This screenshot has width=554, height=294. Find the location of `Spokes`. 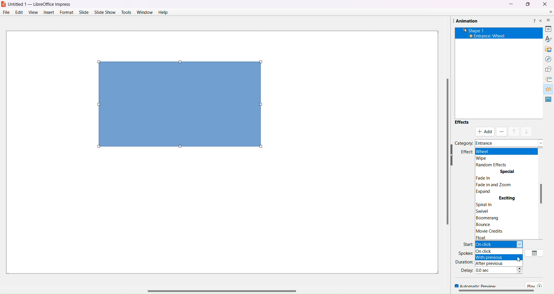

Spokes is located at coordinates (466, 253).